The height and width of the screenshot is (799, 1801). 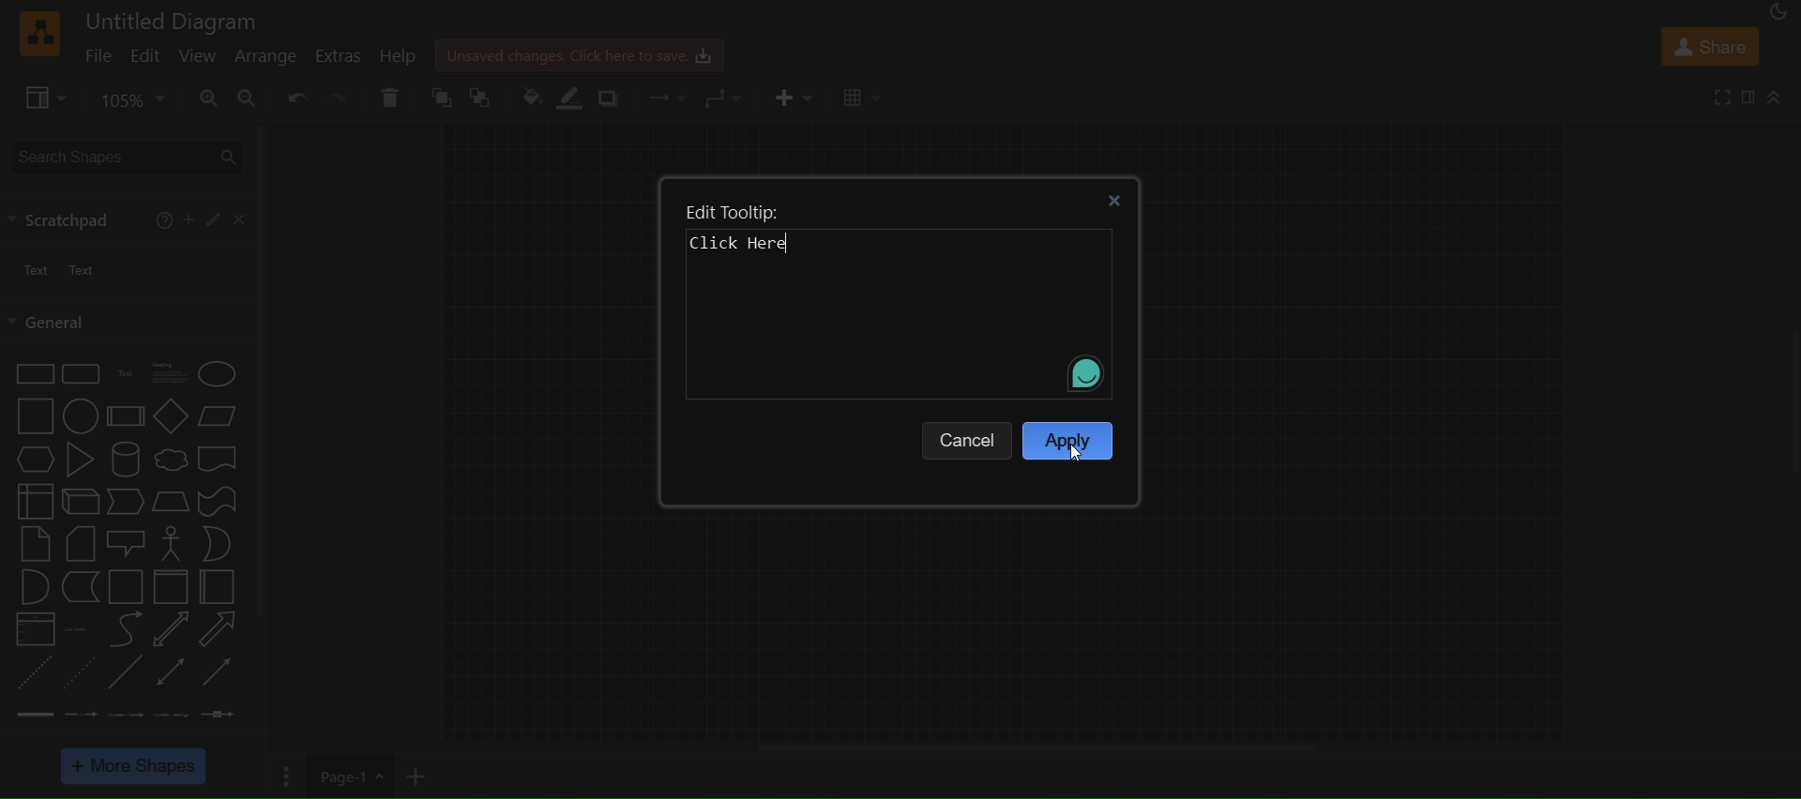 What do you see at coordinates (147, 59) in the screenshot?
I see `edit` at bounding box center [147, 59].